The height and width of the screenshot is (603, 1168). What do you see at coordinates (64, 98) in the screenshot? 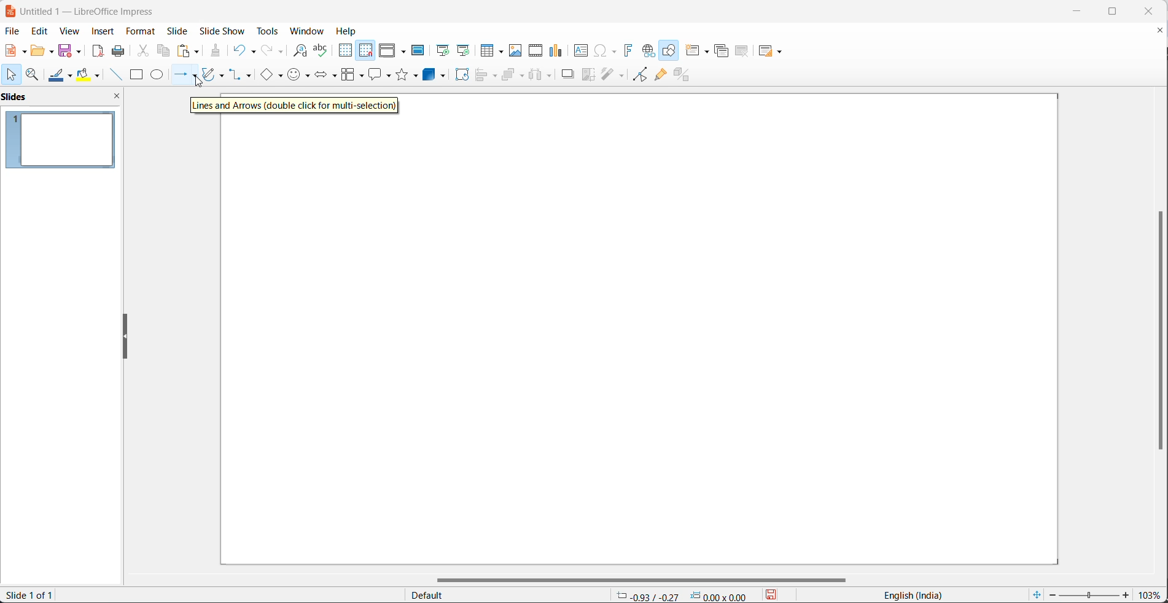
I see `side pane` at bounding box center [64, 98].